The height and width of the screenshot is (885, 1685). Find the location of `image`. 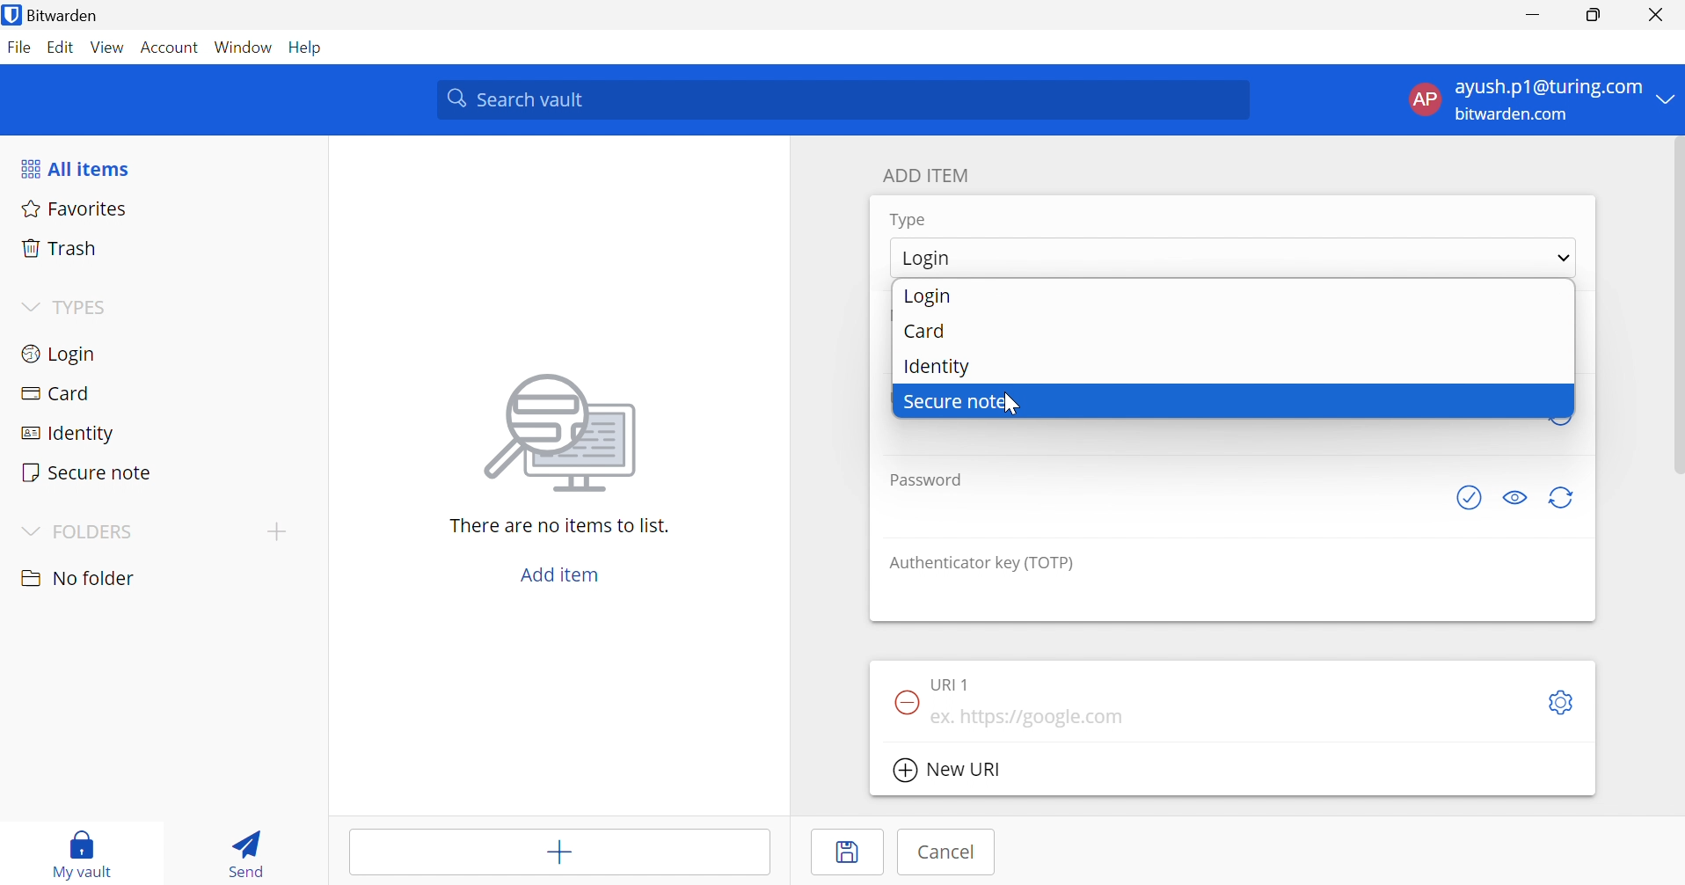

image is located at coordinates (566, 433).